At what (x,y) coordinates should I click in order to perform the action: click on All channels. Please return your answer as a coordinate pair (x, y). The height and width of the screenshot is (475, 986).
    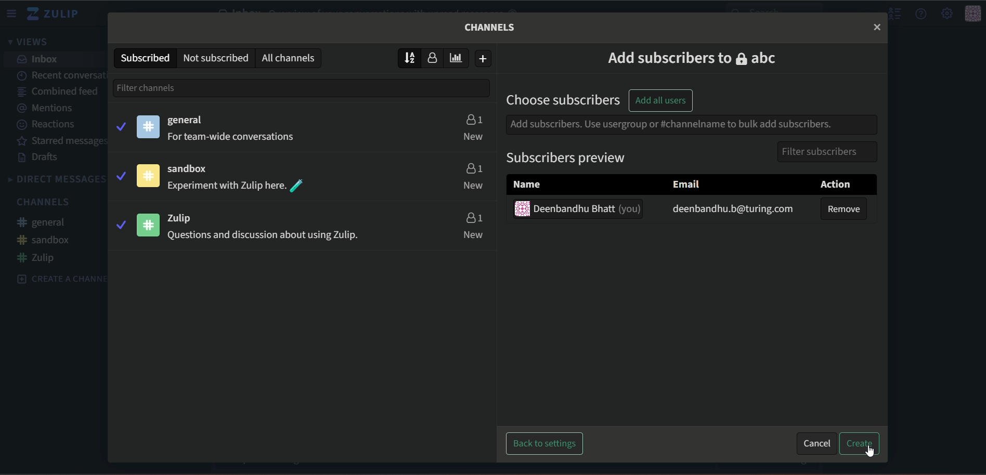
    Looking at the image, I should click on (291, 58).